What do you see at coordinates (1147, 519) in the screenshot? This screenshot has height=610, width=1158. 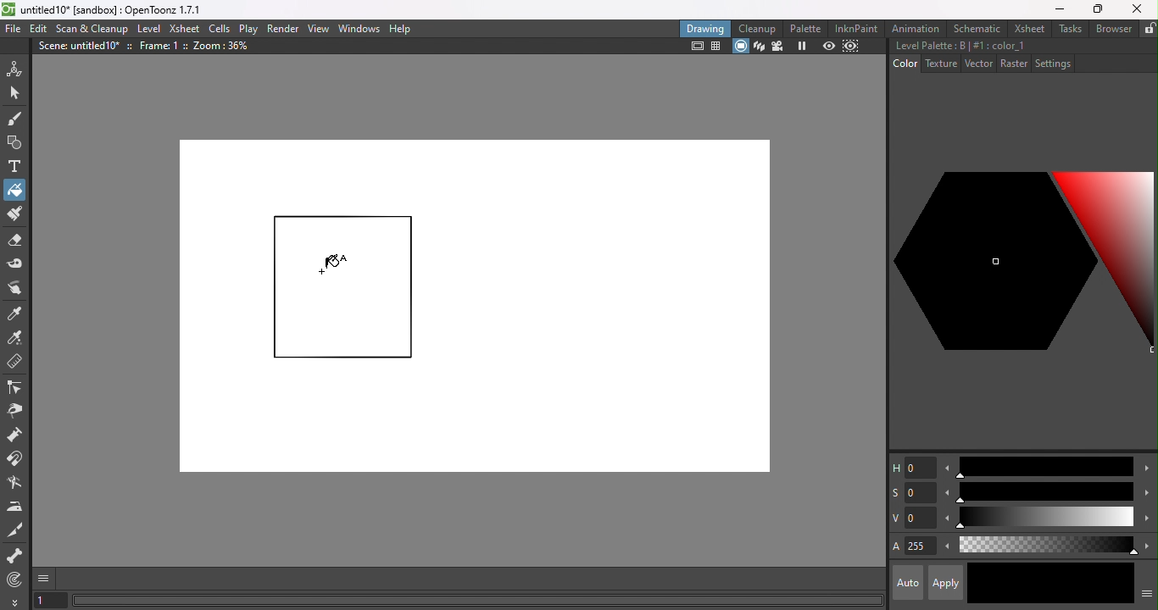 I see `Increase` at bounding box center [1147, 519].